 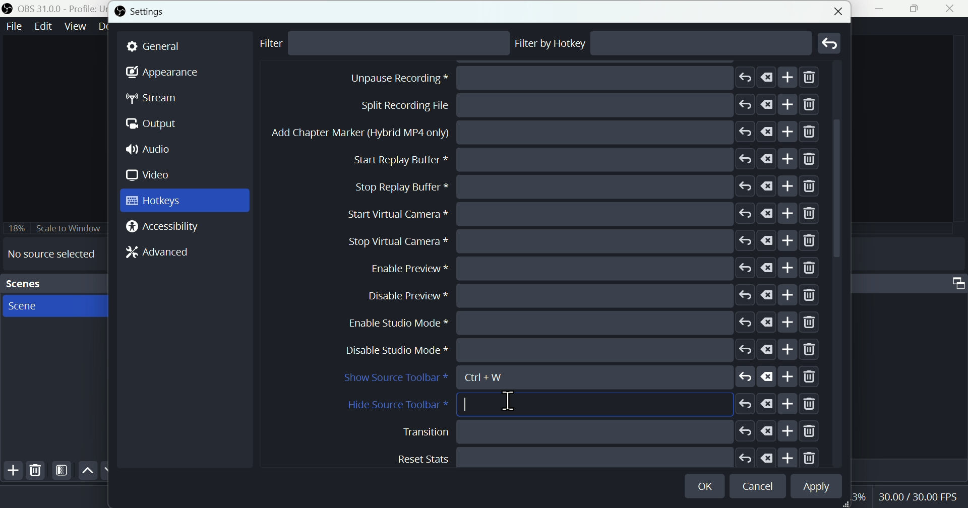 What do you see at coordinates (73, 27) in the screenshot?
I see `View` at bounding box center [73, 27].